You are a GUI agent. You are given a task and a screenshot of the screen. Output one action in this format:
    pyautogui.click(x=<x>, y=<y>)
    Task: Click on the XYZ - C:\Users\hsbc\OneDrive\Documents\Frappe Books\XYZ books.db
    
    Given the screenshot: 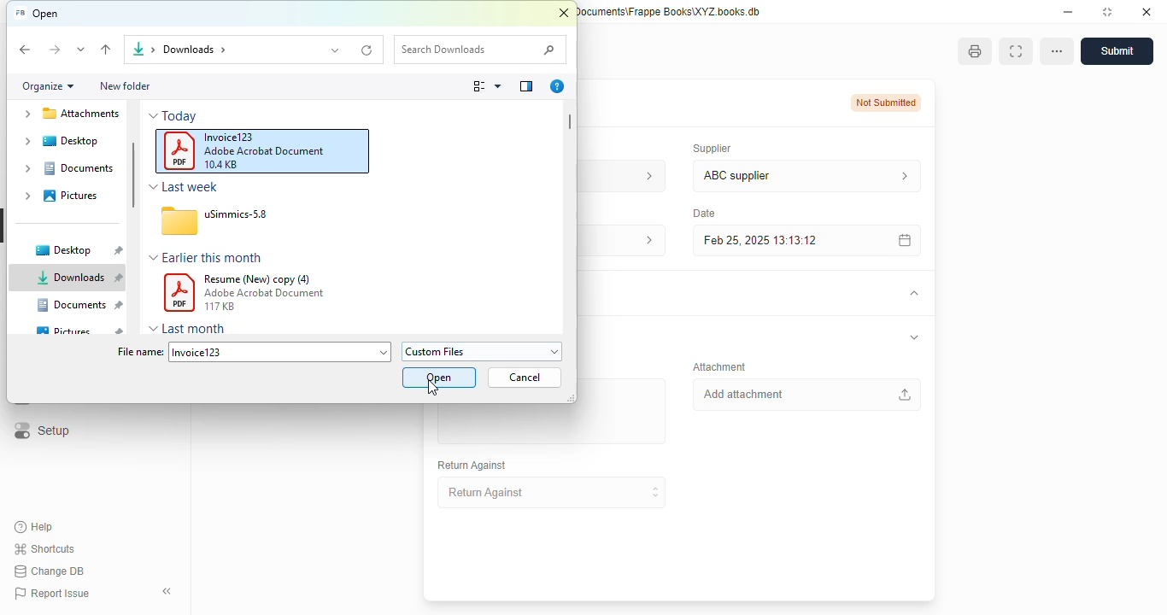 What is the action you would take?
    pyautogui.click(x=670, y=11)
    